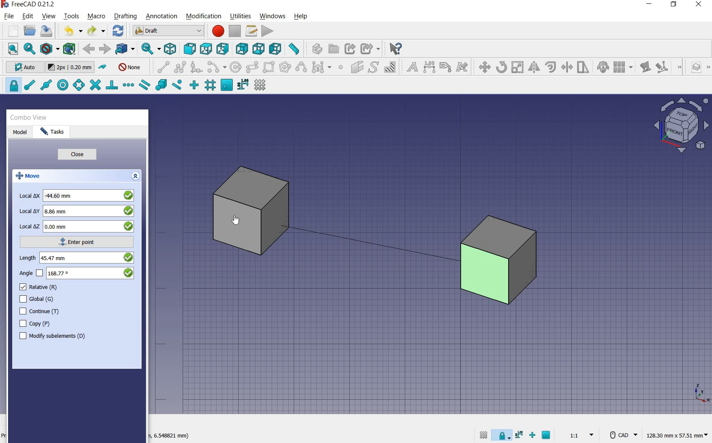 Image resolution: width=712 pixels, height=443 pixels. I want to click on copy, so click(36, 324).